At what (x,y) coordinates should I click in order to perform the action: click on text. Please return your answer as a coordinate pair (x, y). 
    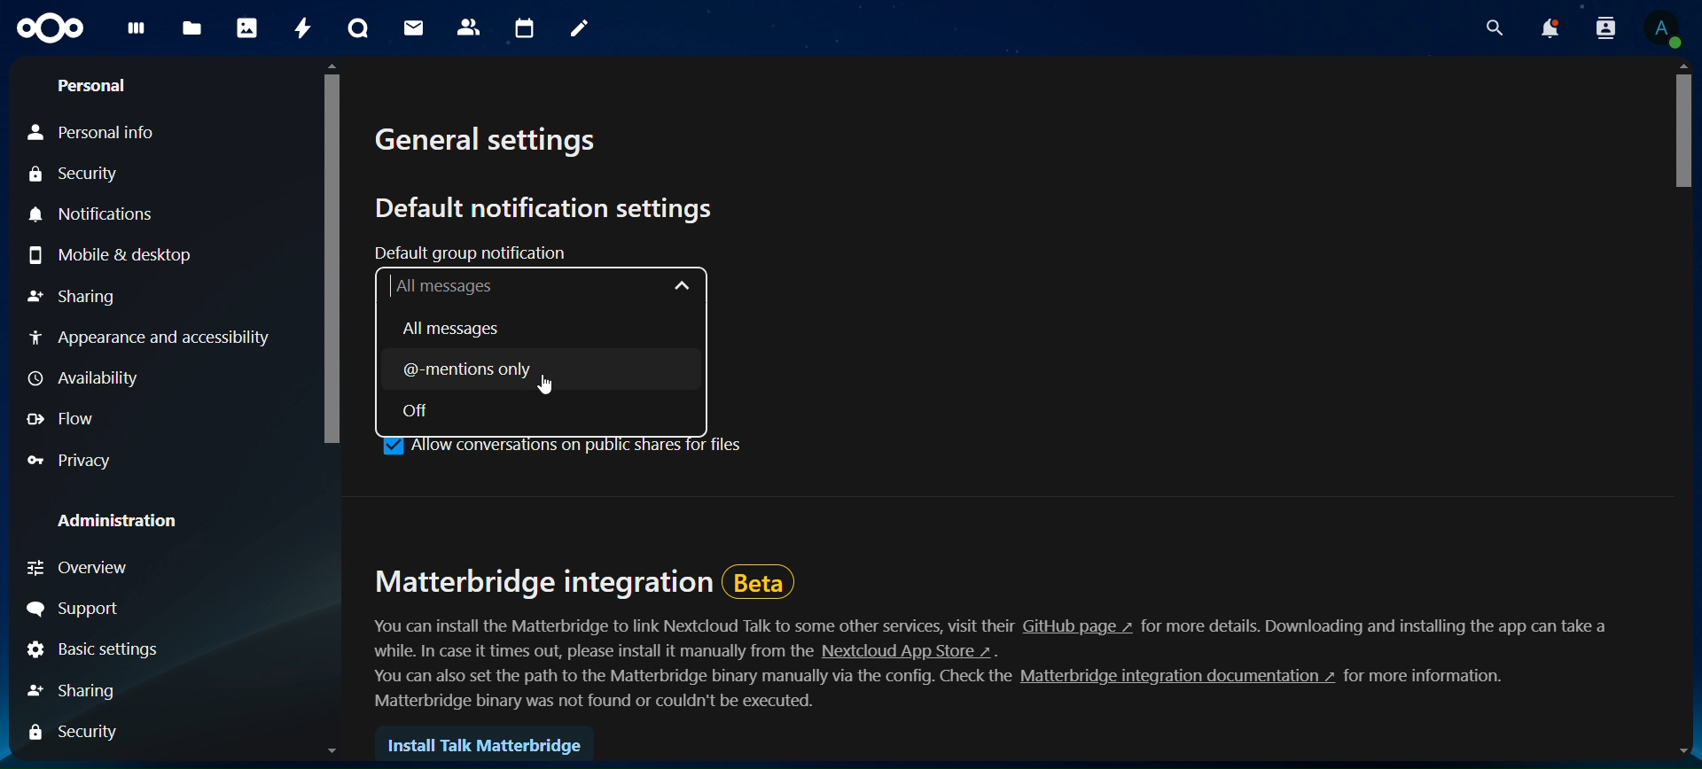
    Looking at the image, I should click on (599, 703).